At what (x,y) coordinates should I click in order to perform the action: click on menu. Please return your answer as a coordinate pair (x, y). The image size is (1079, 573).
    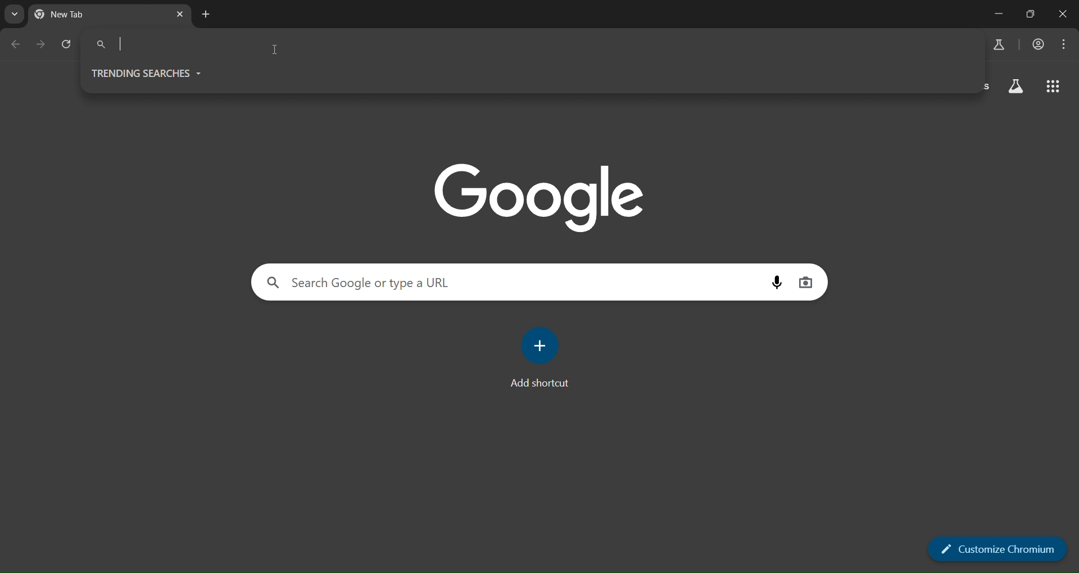
    Looking at the image, I should click on (1067, 44).